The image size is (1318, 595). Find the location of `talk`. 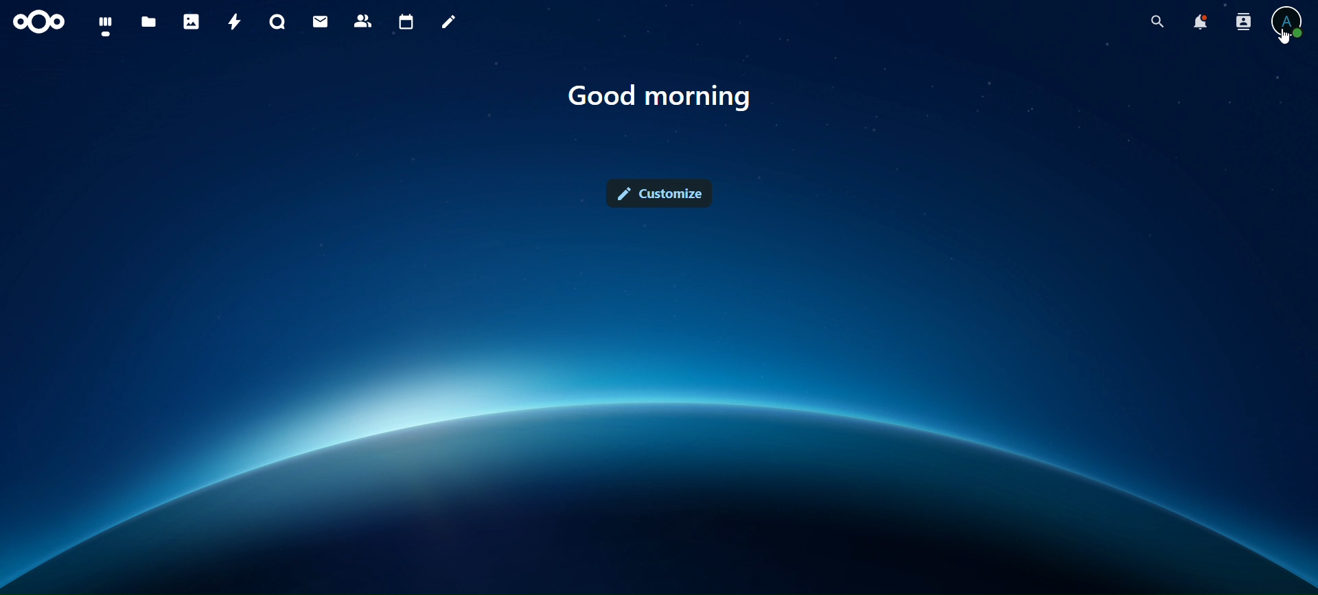

talk is located at coordinates (279, 22).